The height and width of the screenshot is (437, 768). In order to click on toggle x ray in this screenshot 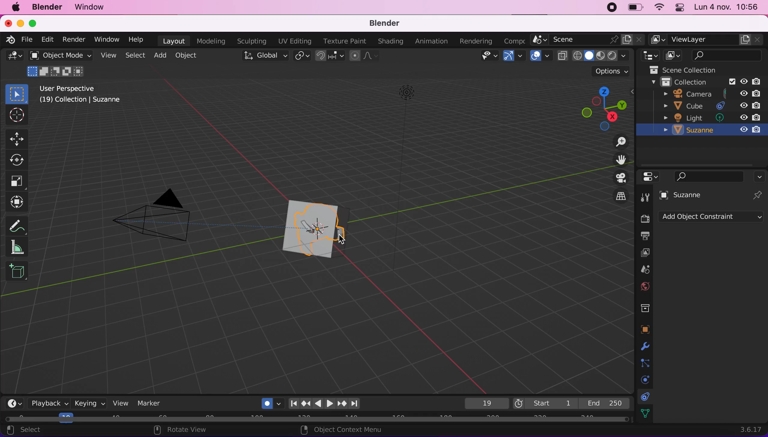, I will do `click(563, 56)`.